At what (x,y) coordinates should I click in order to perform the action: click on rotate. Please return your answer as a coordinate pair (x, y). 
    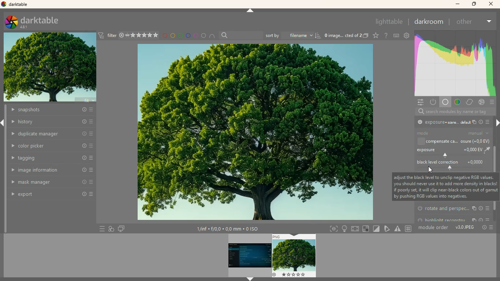
    Looking at the image, I should click on (454, 209).